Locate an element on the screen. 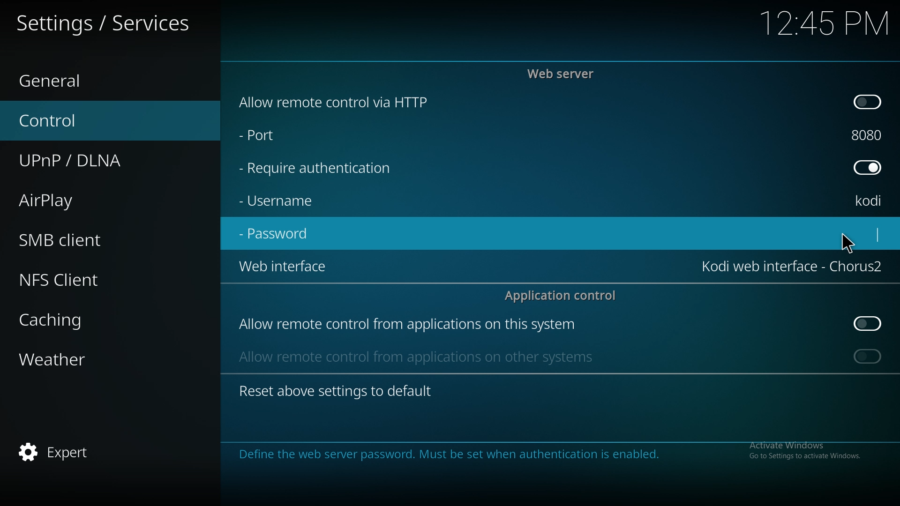  airplay is located at coordinates (81, 199).